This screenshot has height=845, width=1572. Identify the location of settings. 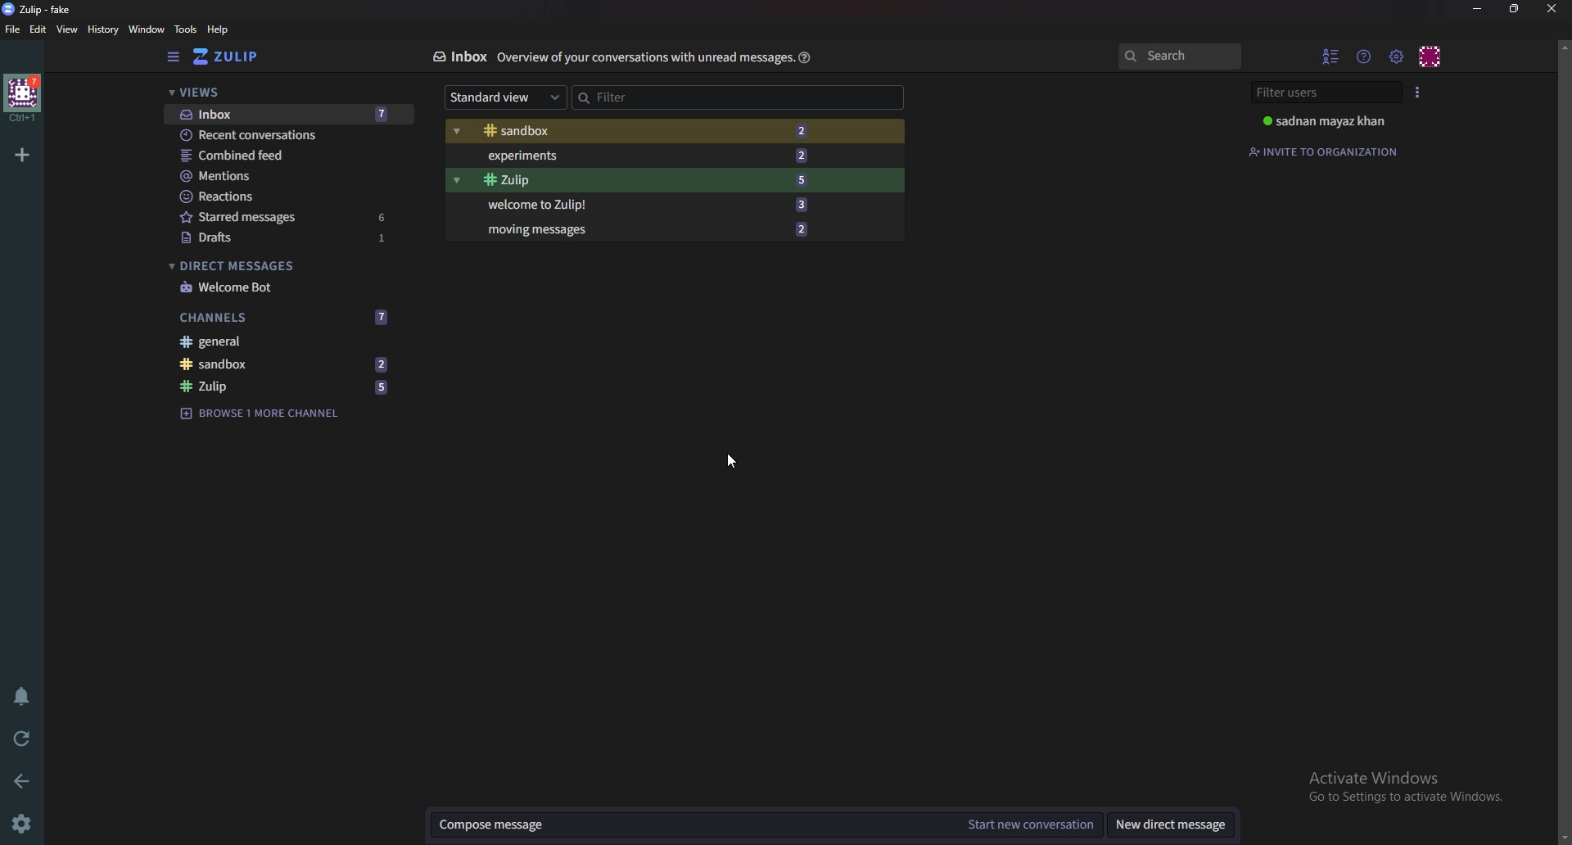
(24, 825).